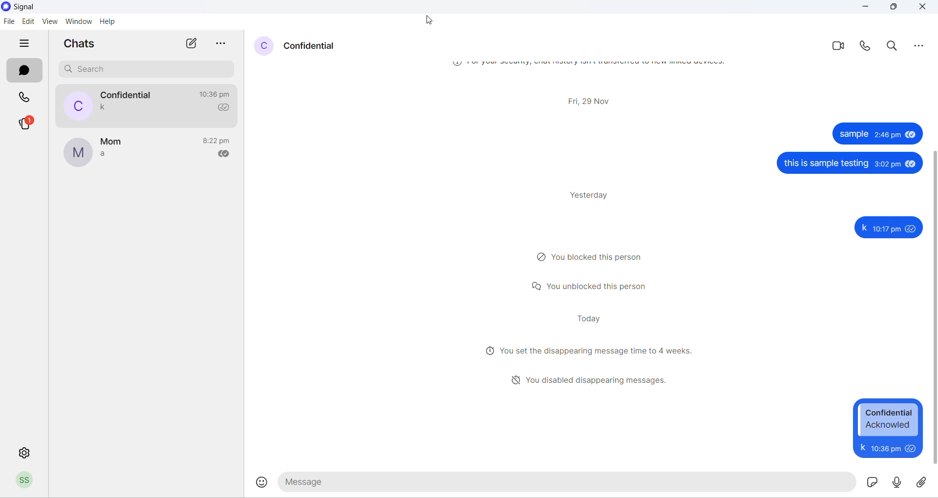 This screenshot has height=498, width=938. What do you see at coordinates (109, 23) in the screenshot?
I see `help` at bounding box center [109, 23].